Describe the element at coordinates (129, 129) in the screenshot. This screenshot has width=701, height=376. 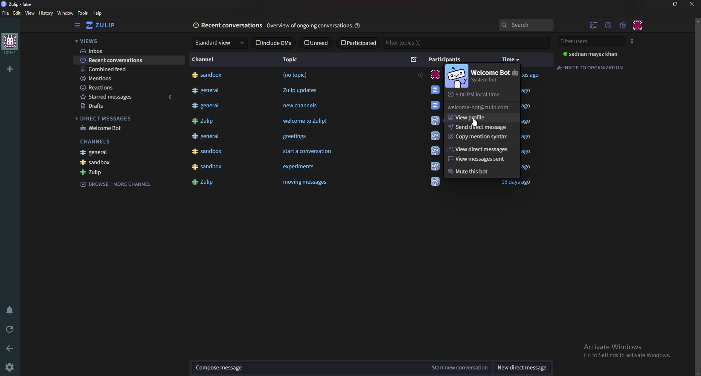
I see `welcome bot` at that location.